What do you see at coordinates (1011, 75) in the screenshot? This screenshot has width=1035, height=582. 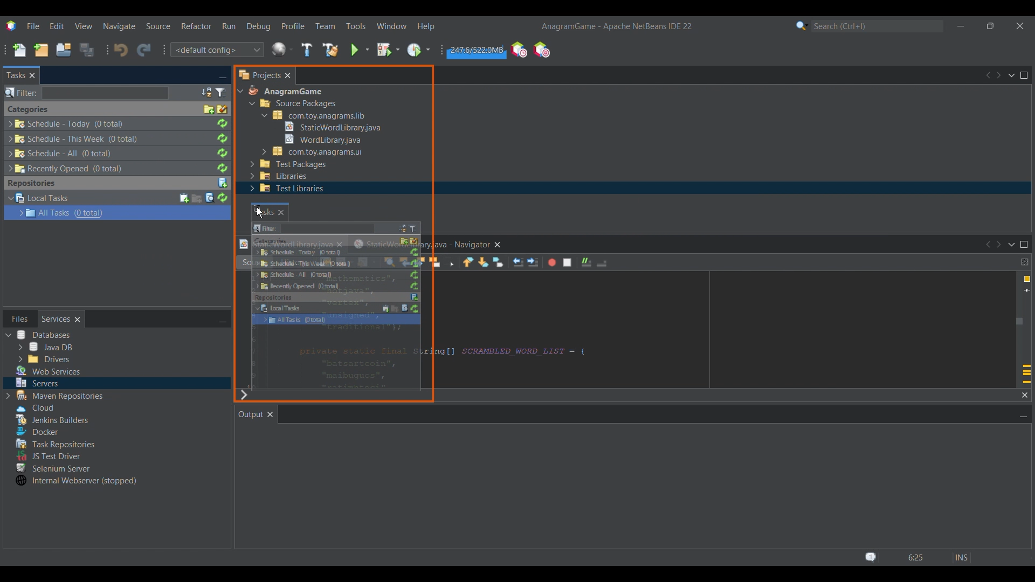 I see `Show opened documents list` at bounding box center [1011, 75].